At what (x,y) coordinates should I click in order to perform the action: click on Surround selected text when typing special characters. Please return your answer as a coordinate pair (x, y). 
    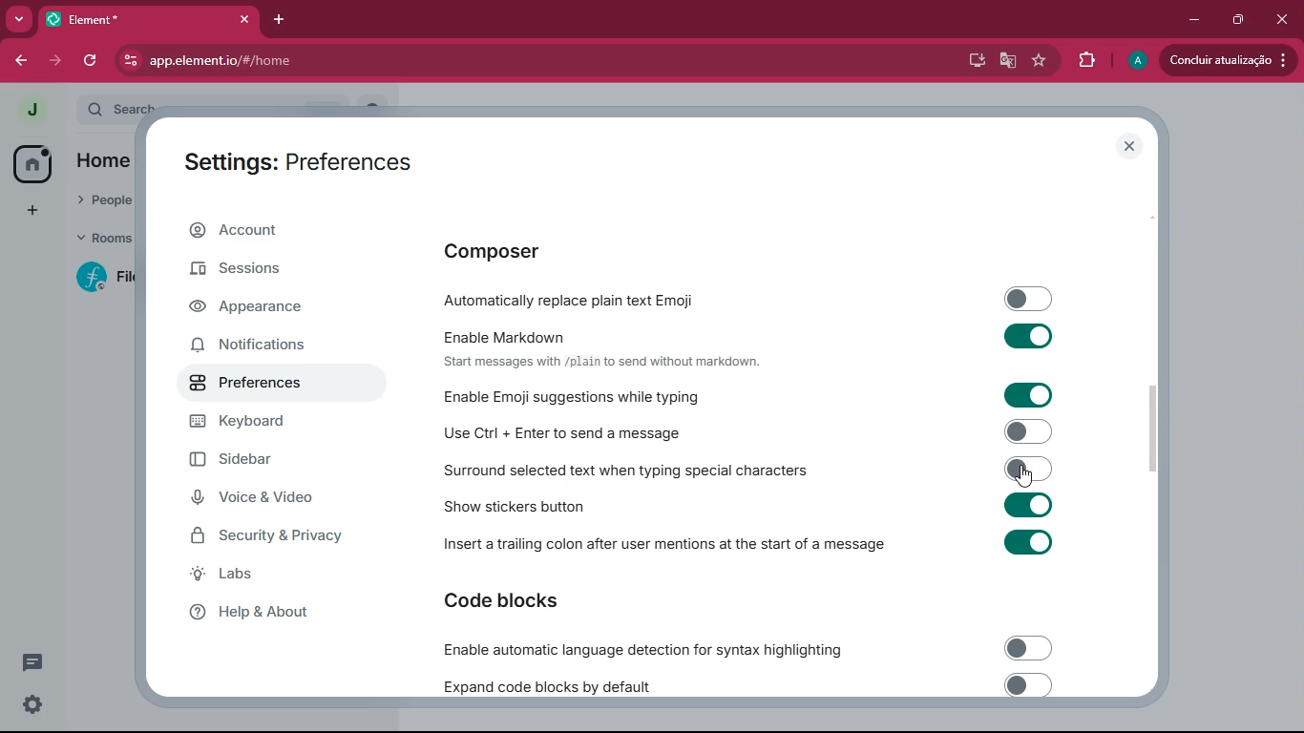
    Looking at the image, I should click on (746, 469).